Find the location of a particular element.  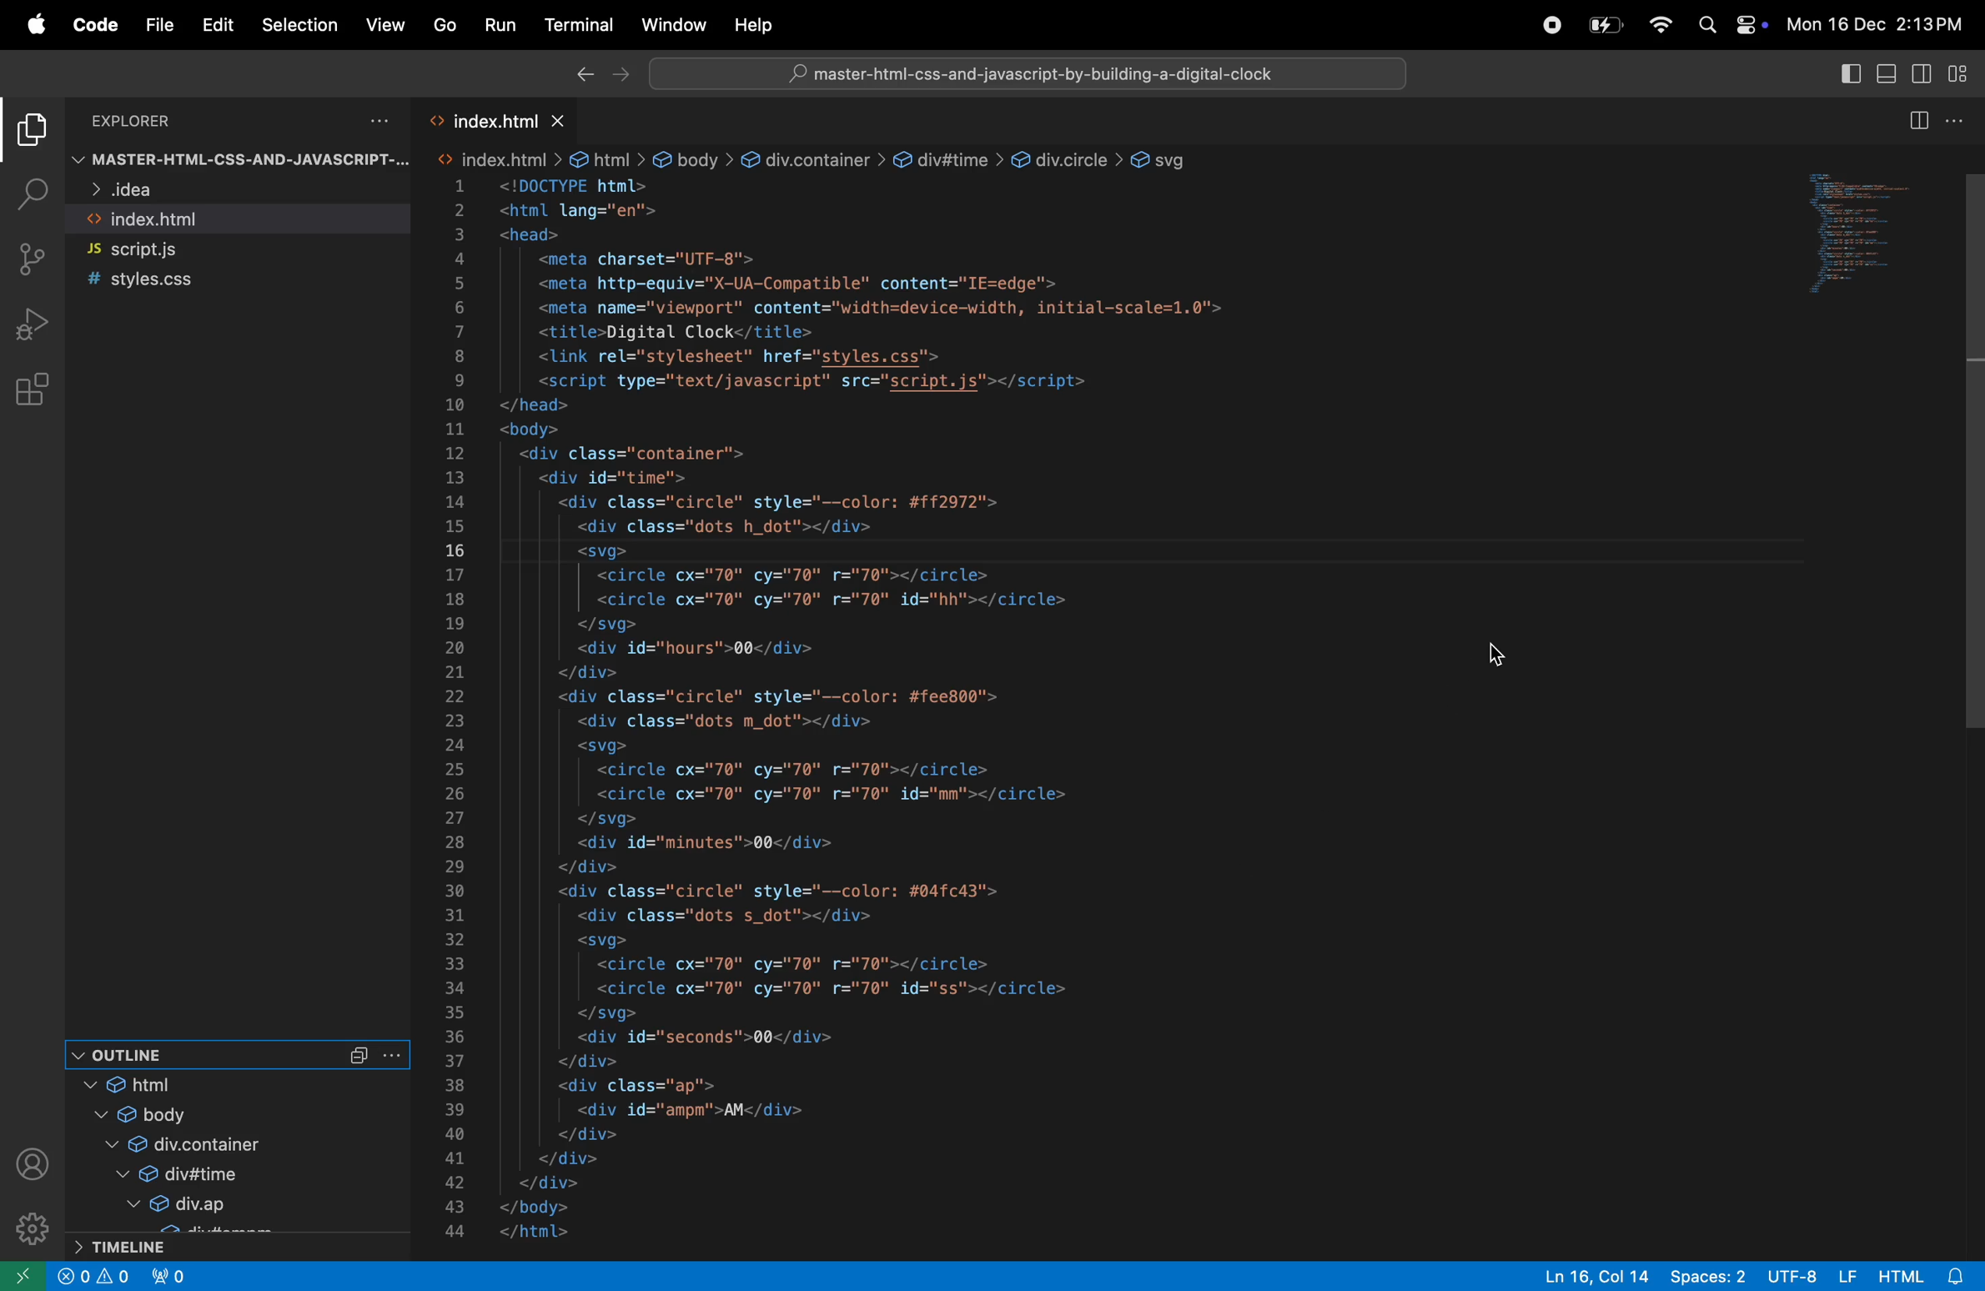

time line is located at coordinates (193, 1245).